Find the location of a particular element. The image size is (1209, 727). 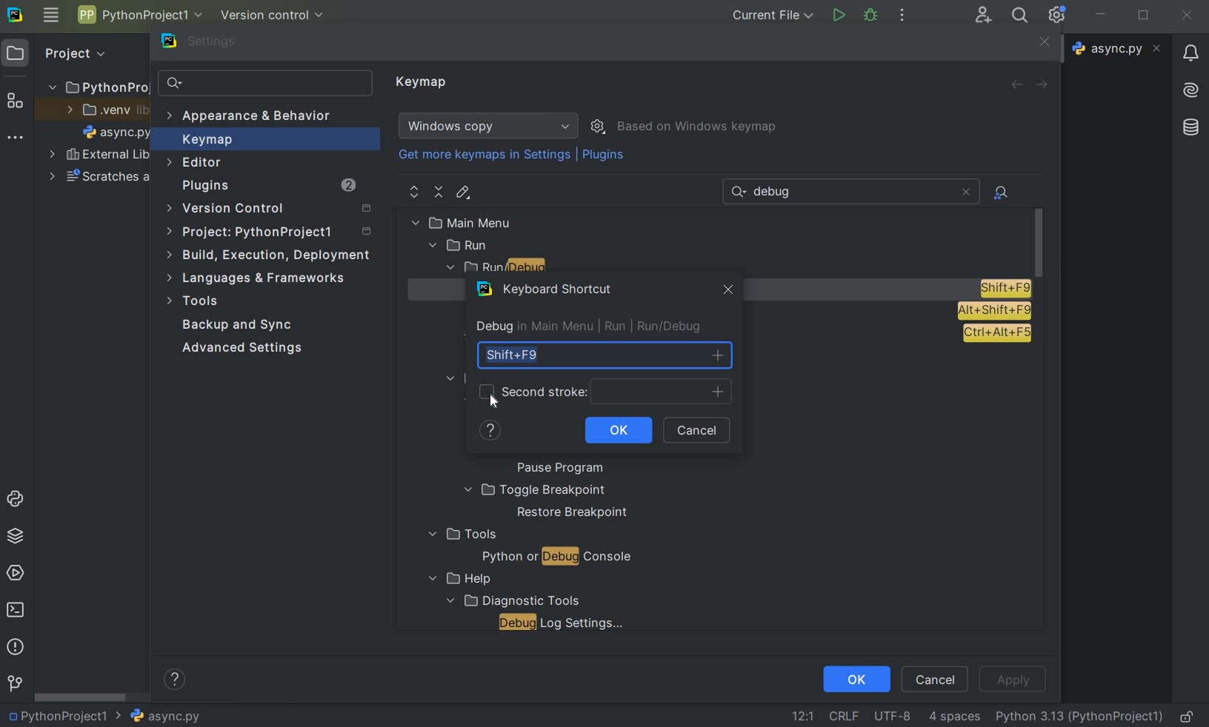

show help contents is located at coordinates (175, 682).